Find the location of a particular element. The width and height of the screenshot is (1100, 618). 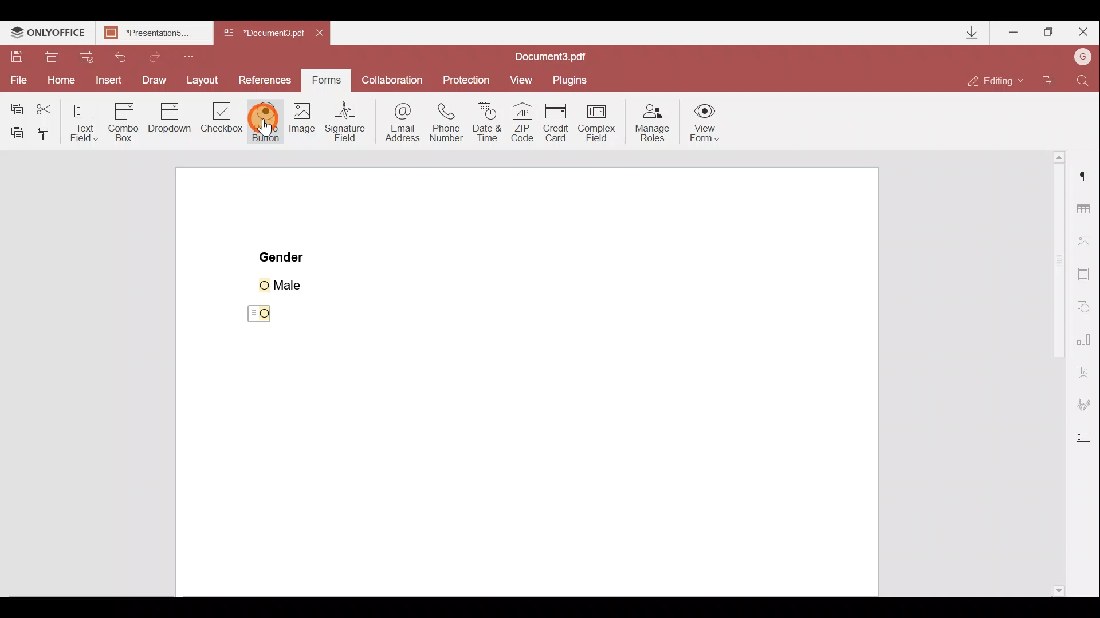

ZIP code is located at coordinates (522, 122).